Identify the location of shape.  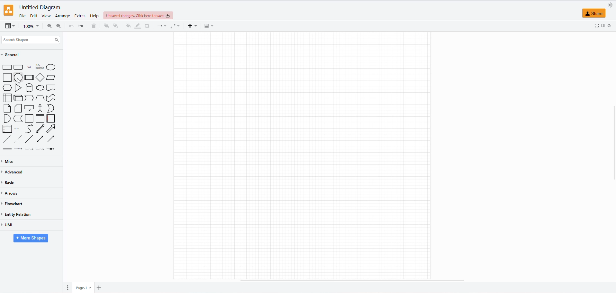
(35, 67).